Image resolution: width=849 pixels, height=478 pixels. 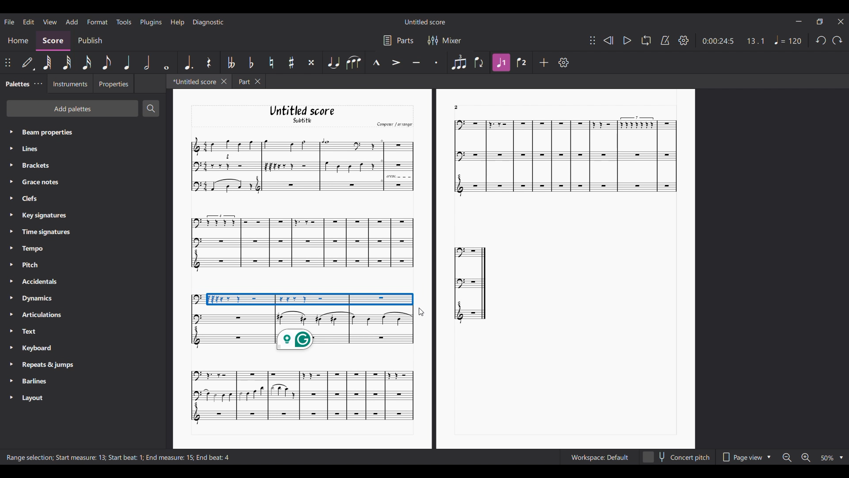 I want to click on Default, so click(x=28, y=64).